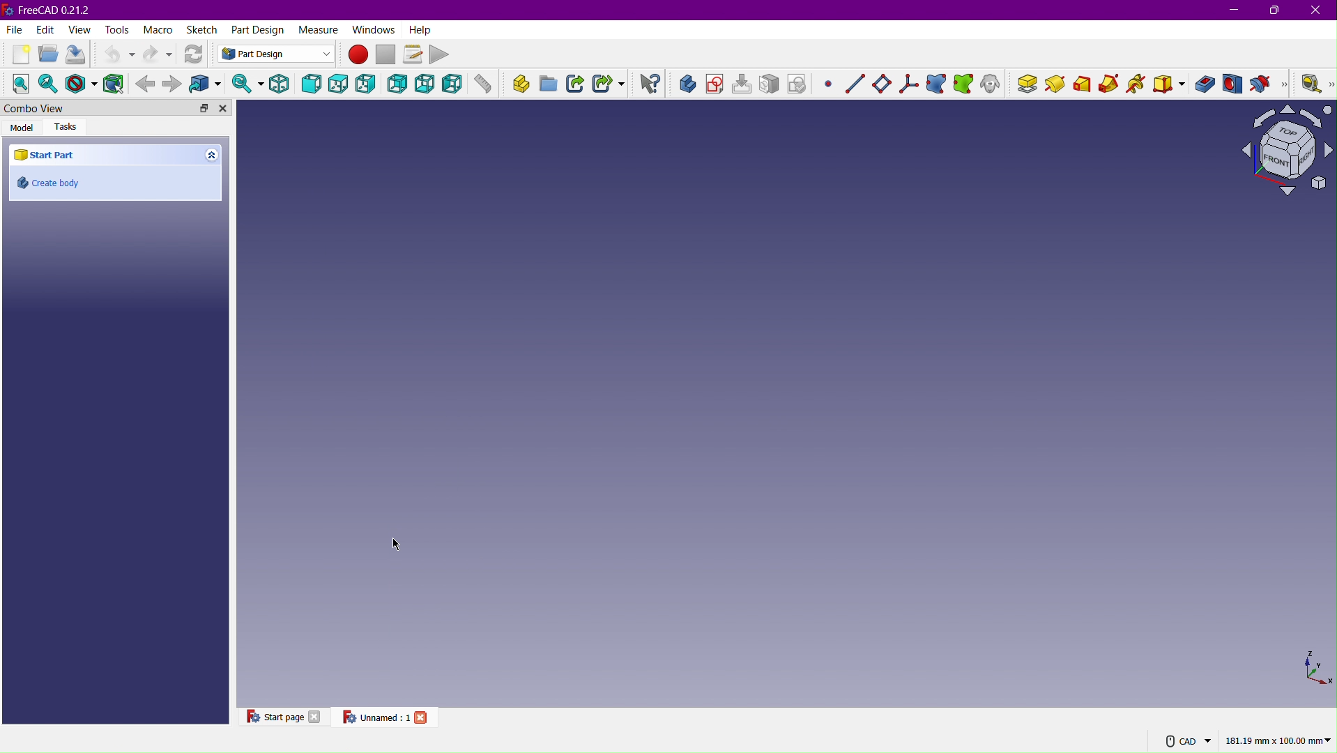 This screenshot has width=1337, height=753. What do you see at coordinates (1055, 84) in the screenshot?
I see `Revolution` at bounding box center [1055, 84].